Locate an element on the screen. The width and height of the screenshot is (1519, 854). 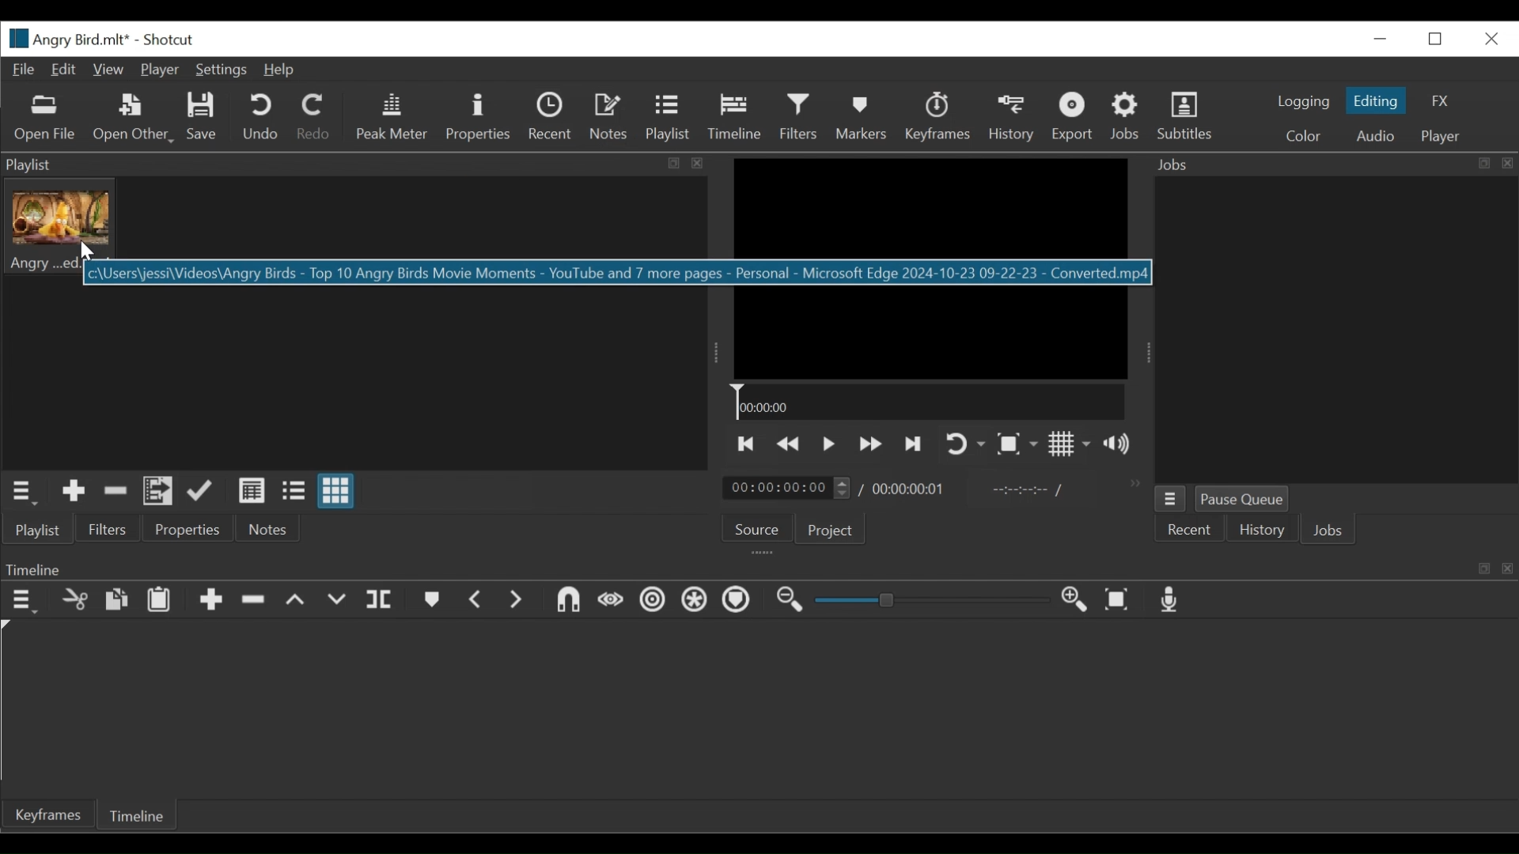
Add the Source to the playlist is located at coordinates (72, 491).